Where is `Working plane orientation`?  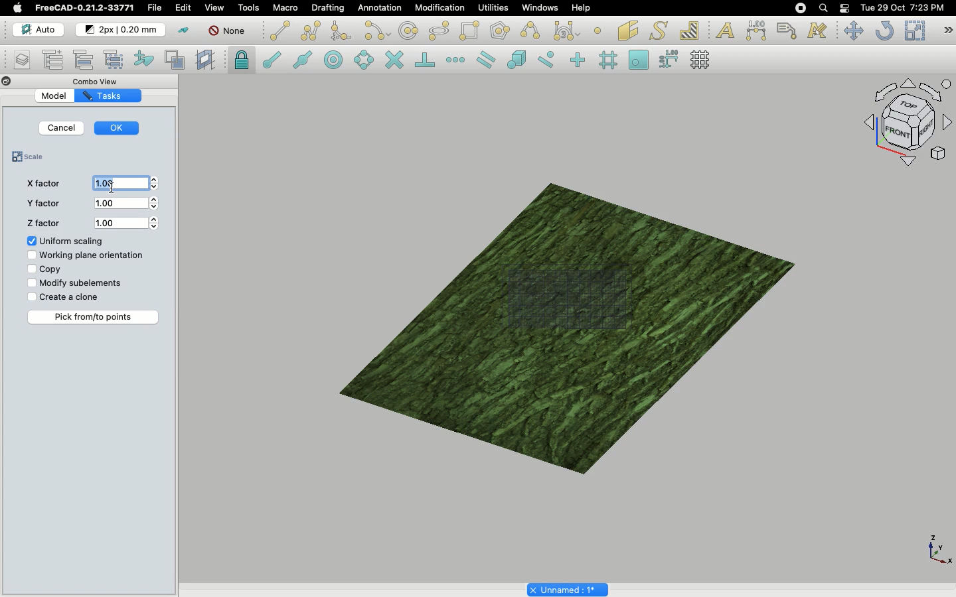 Working plane orientation is located at coordinates (86, 257).